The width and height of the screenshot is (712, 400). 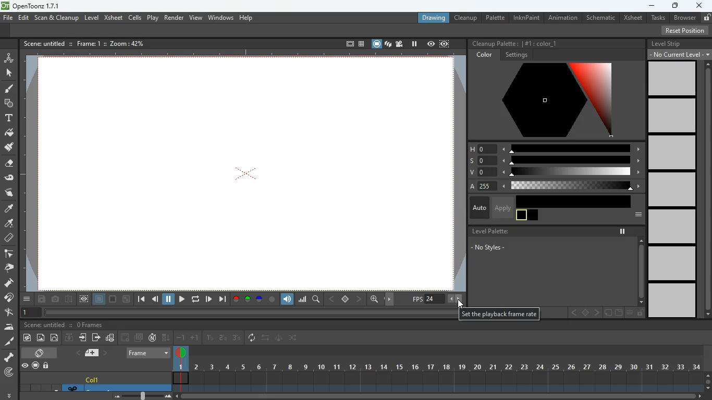 I want to click on level palette, so click(x=492, y=231).